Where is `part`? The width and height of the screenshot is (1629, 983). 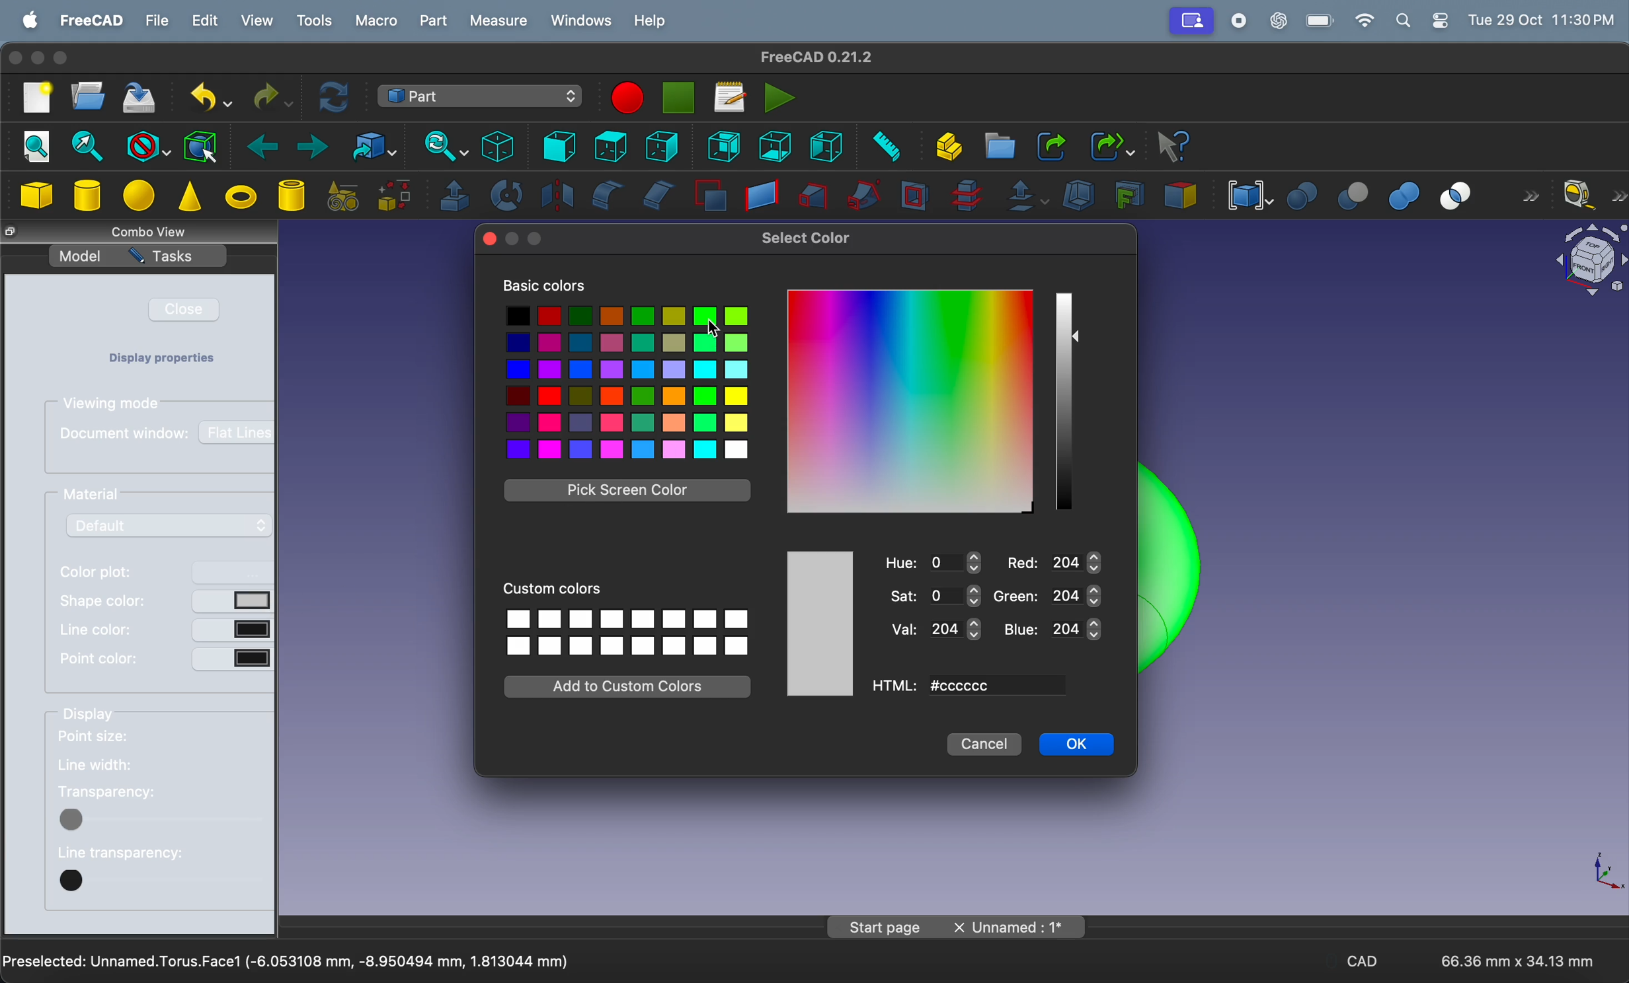 part is located at coordinates (434, 21).